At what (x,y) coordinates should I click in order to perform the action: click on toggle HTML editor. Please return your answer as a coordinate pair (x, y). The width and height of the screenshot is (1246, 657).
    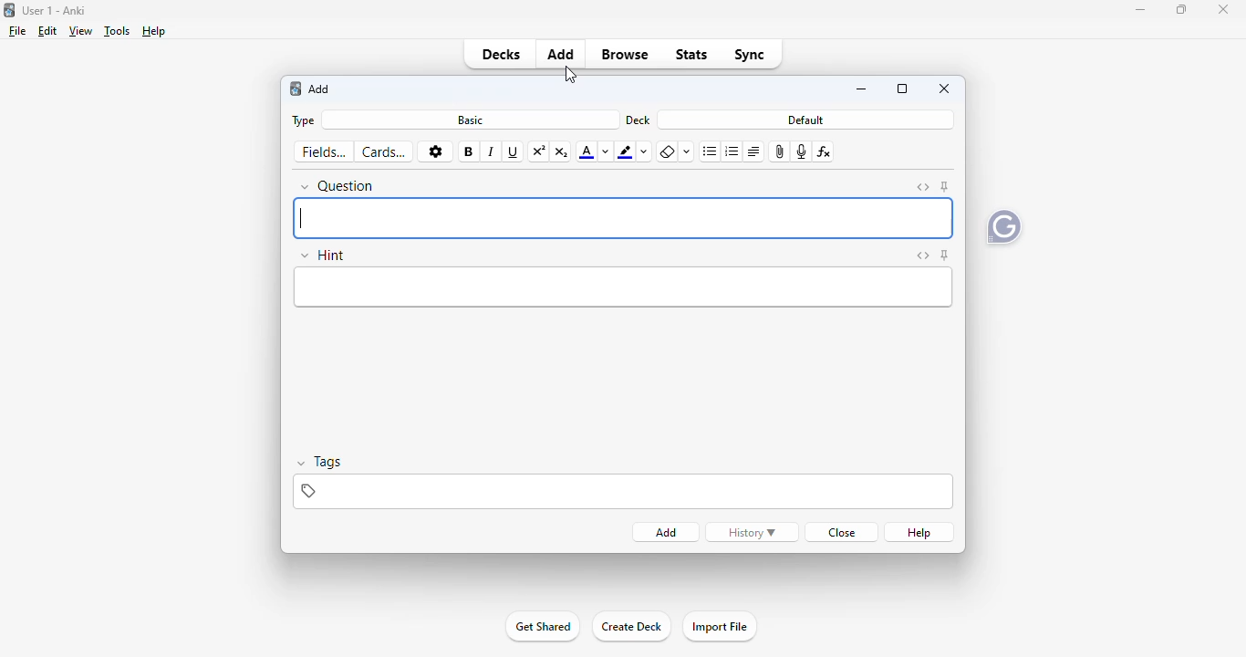
    Looking at the image, I should click on (924, 255).